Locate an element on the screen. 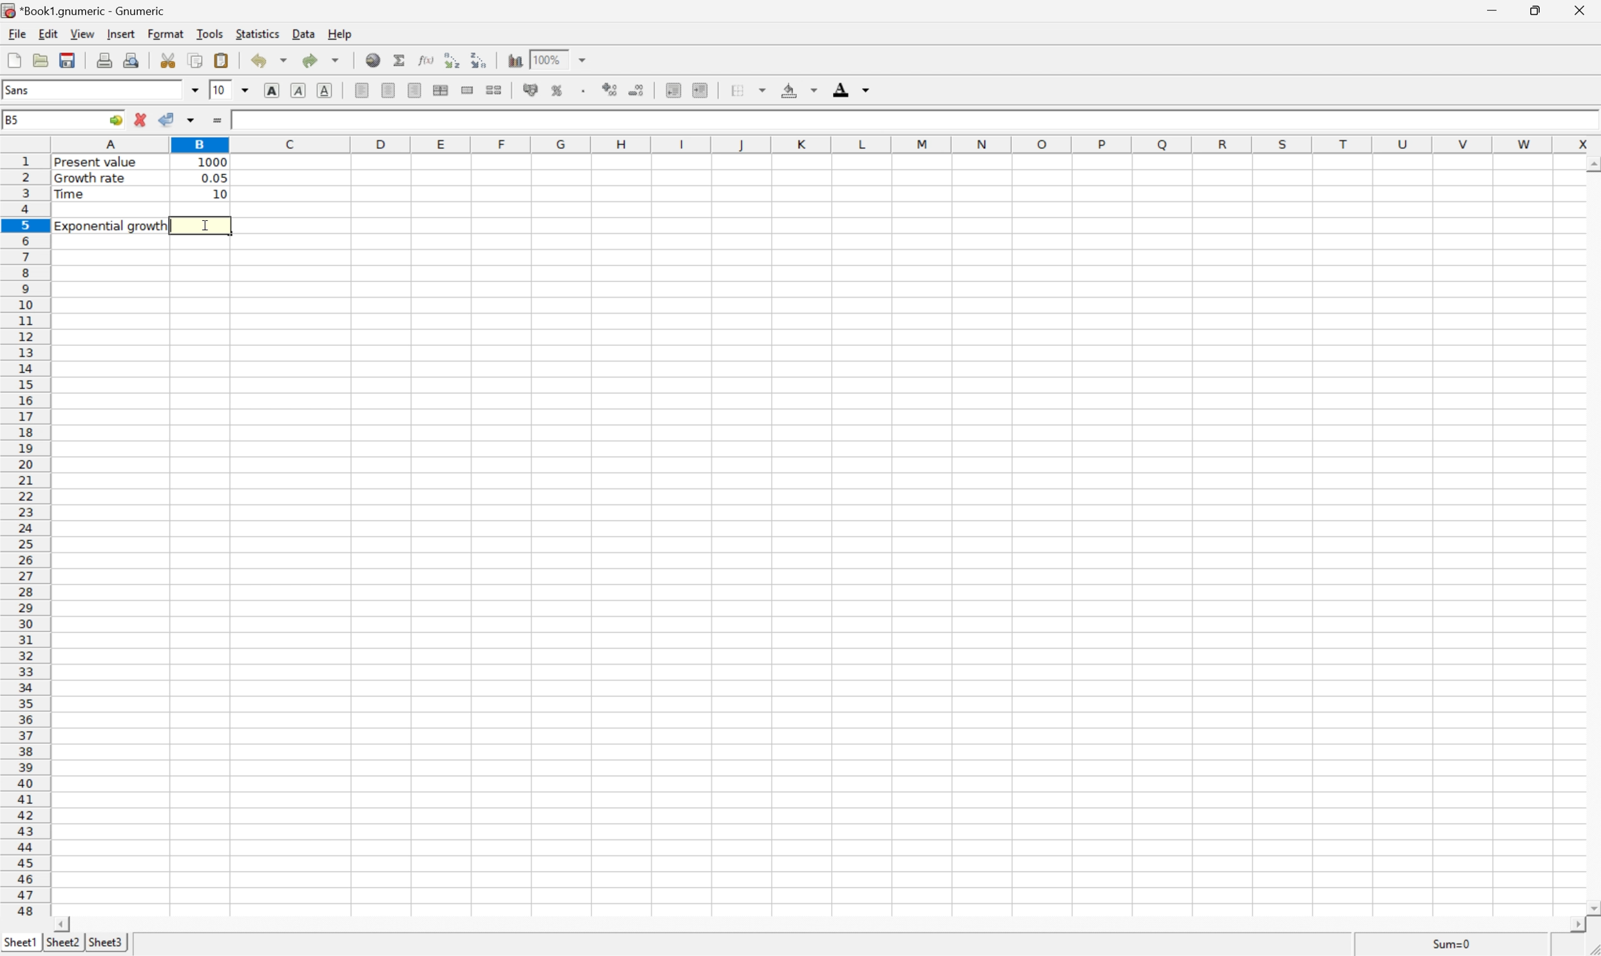 This screenshot has width=1601, height=956. Scroll Up is located at coordinates (1590, 166).